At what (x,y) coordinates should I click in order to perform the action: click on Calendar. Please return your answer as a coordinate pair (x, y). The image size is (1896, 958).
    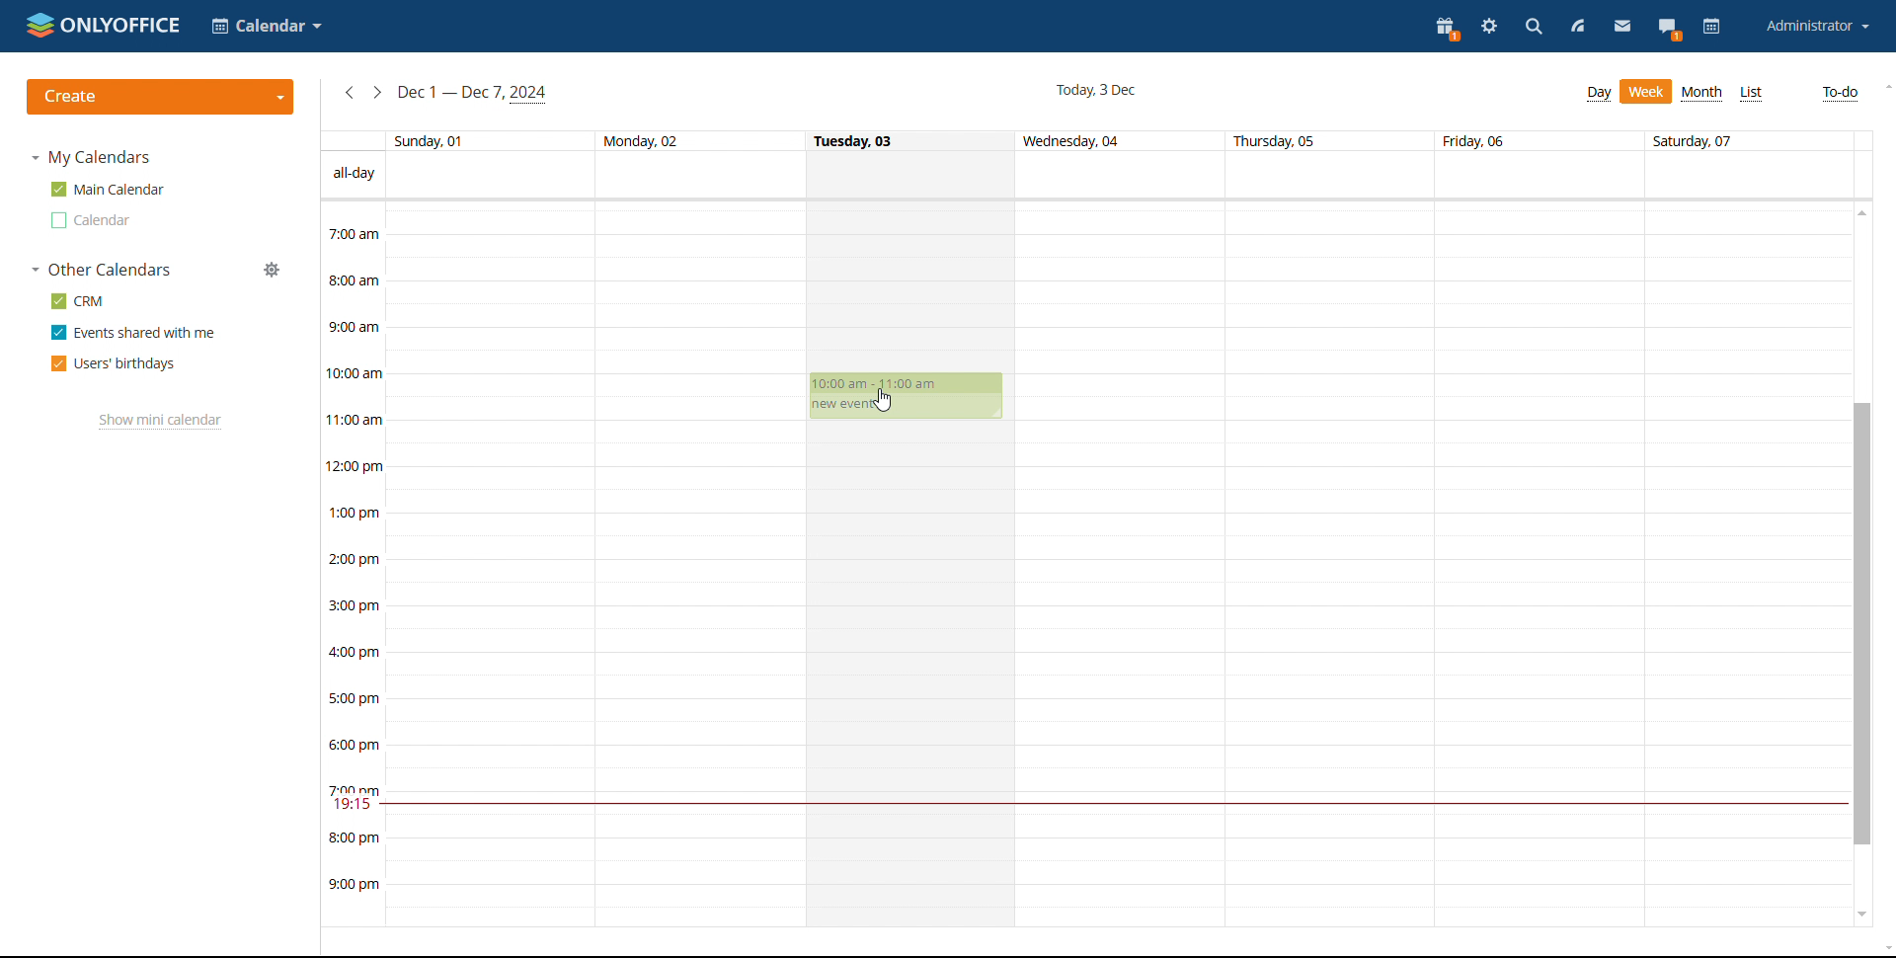
    Looking at the image, I should click on (88, 221).